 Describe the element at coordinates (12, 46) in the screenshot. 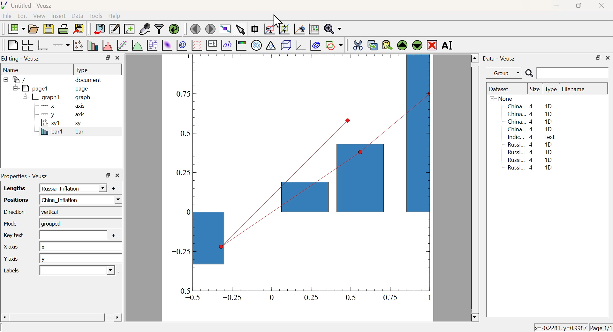

I see `Blank Page` at that location.